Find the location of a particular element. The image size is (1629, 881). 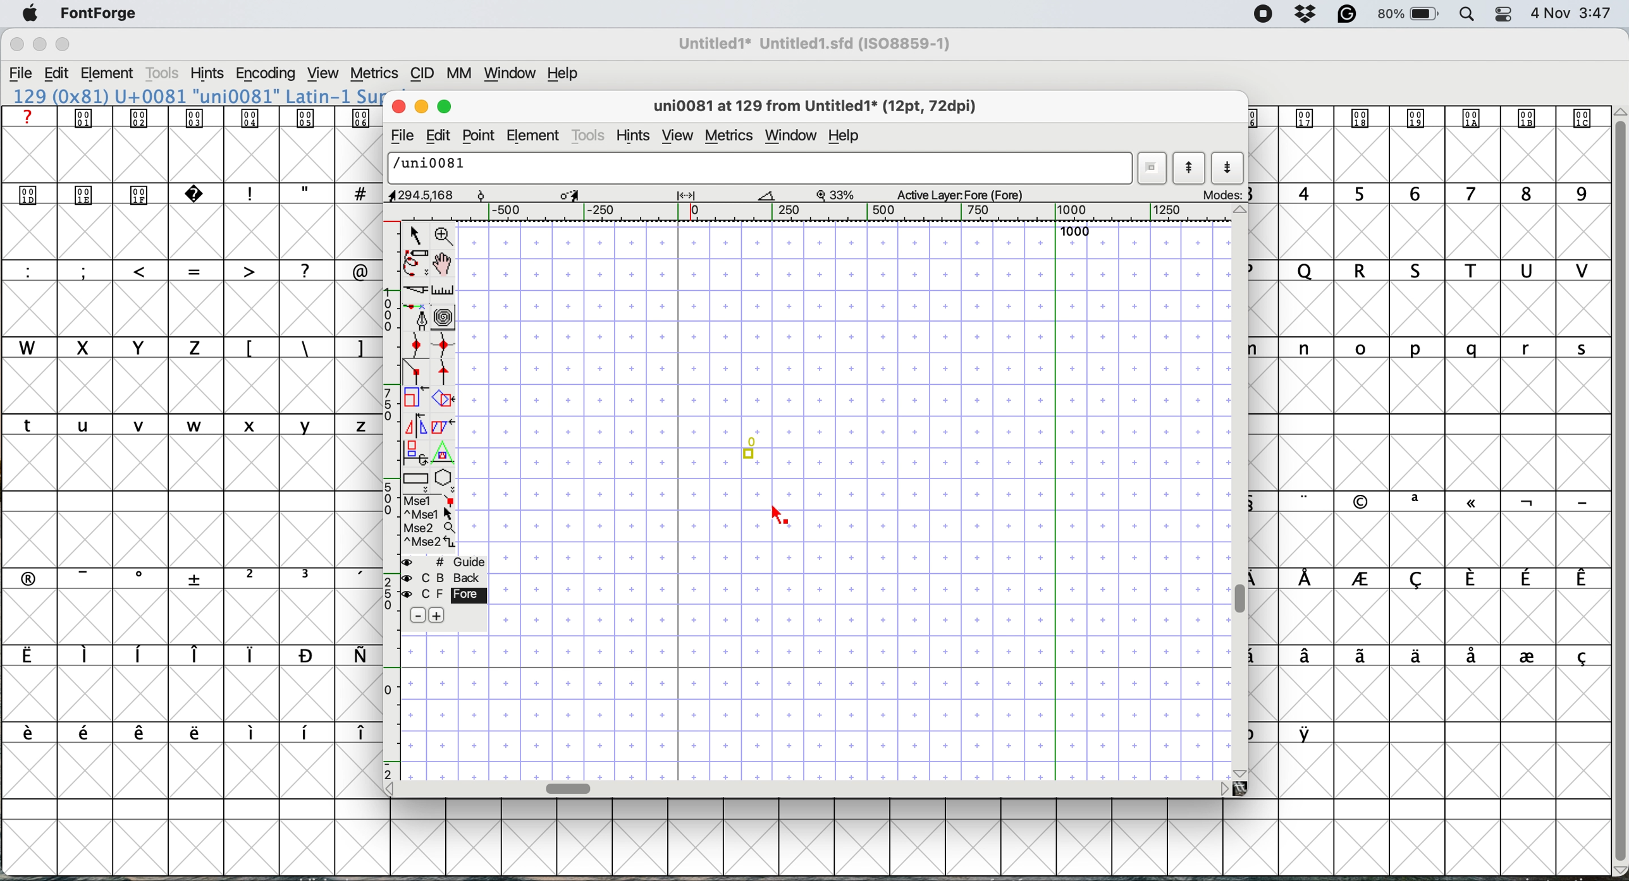

Spotlight Search is located at coordinates (1467, 15).